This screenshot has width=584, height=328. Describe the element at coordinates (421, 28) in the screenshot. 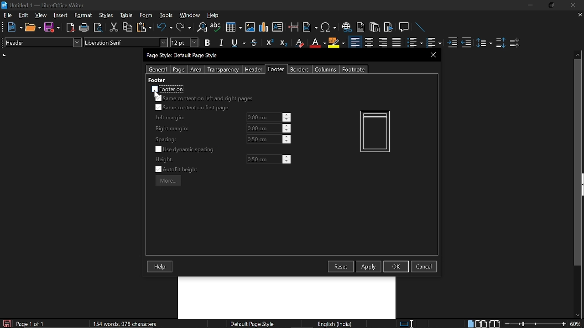

I see `Line` at that location.